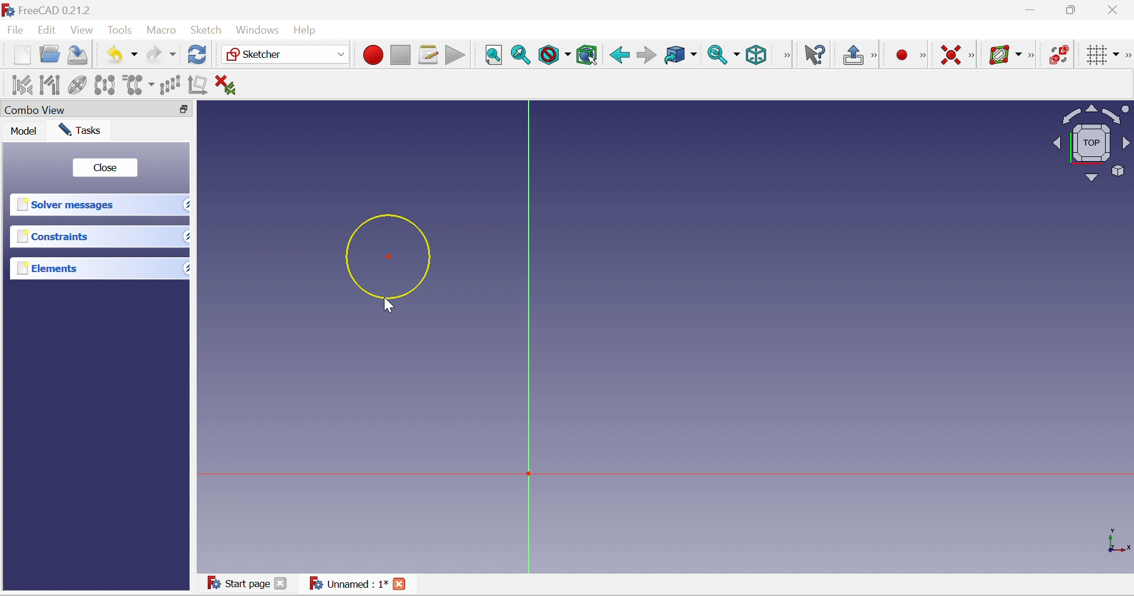 Image resolution: width=1134 pixels, height=596 pixels. Describe the element at coordinates (1005, 54) in the screenshot. I see `Show/hide B-spline information layer` at that location.